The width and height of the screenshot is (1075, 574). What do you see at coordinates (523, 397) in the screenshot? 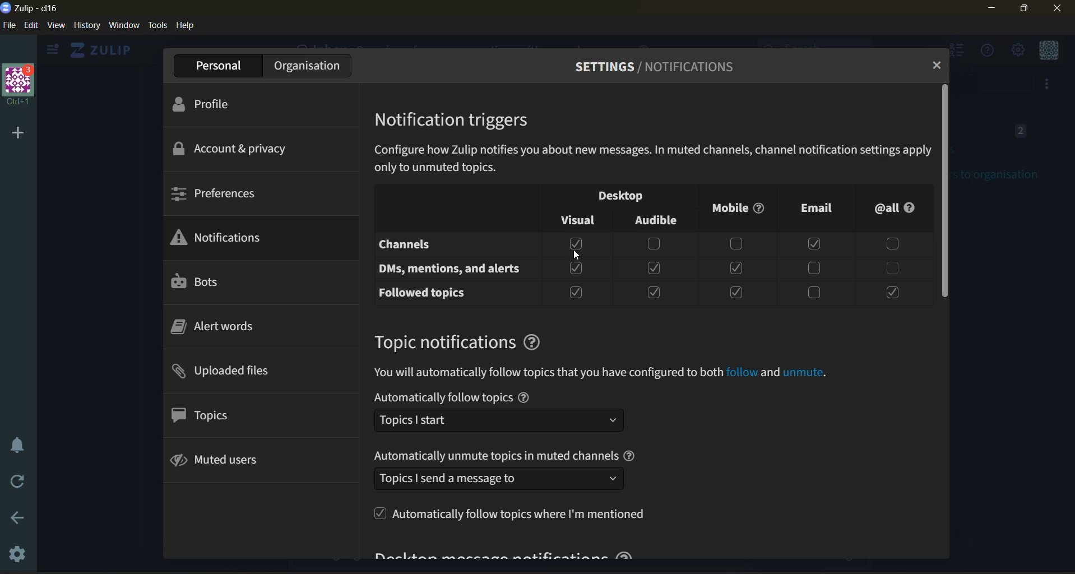
I see `help` at bounding box center [523, 397].